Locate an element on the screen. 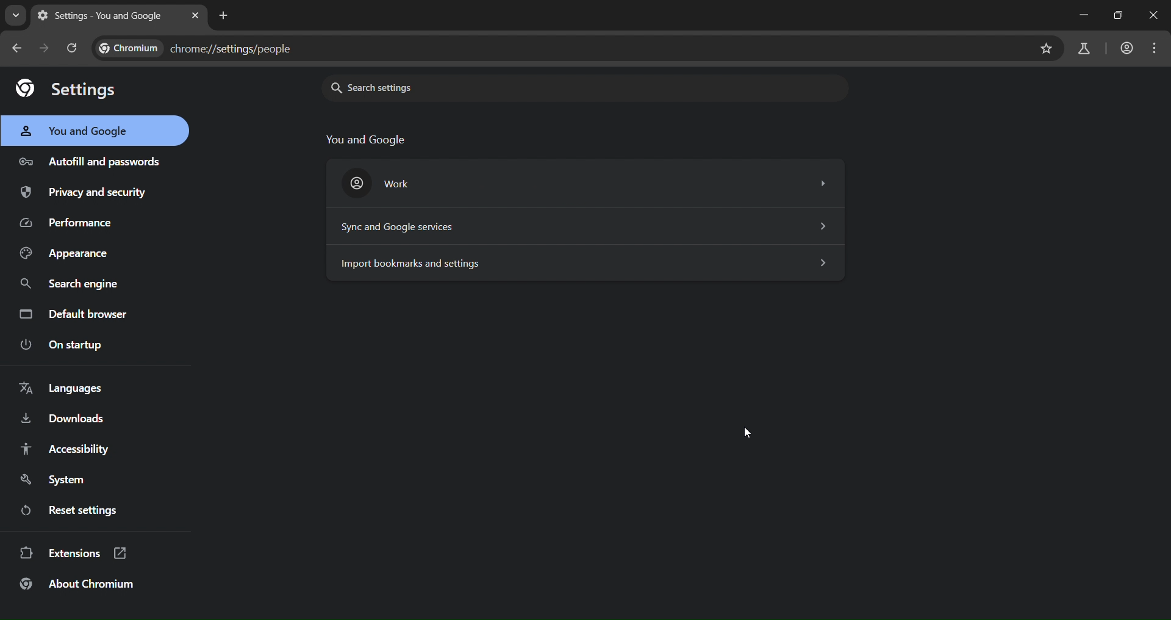 This screenshot has height=620, width=1171. languages is located at coordinates (62, 389).